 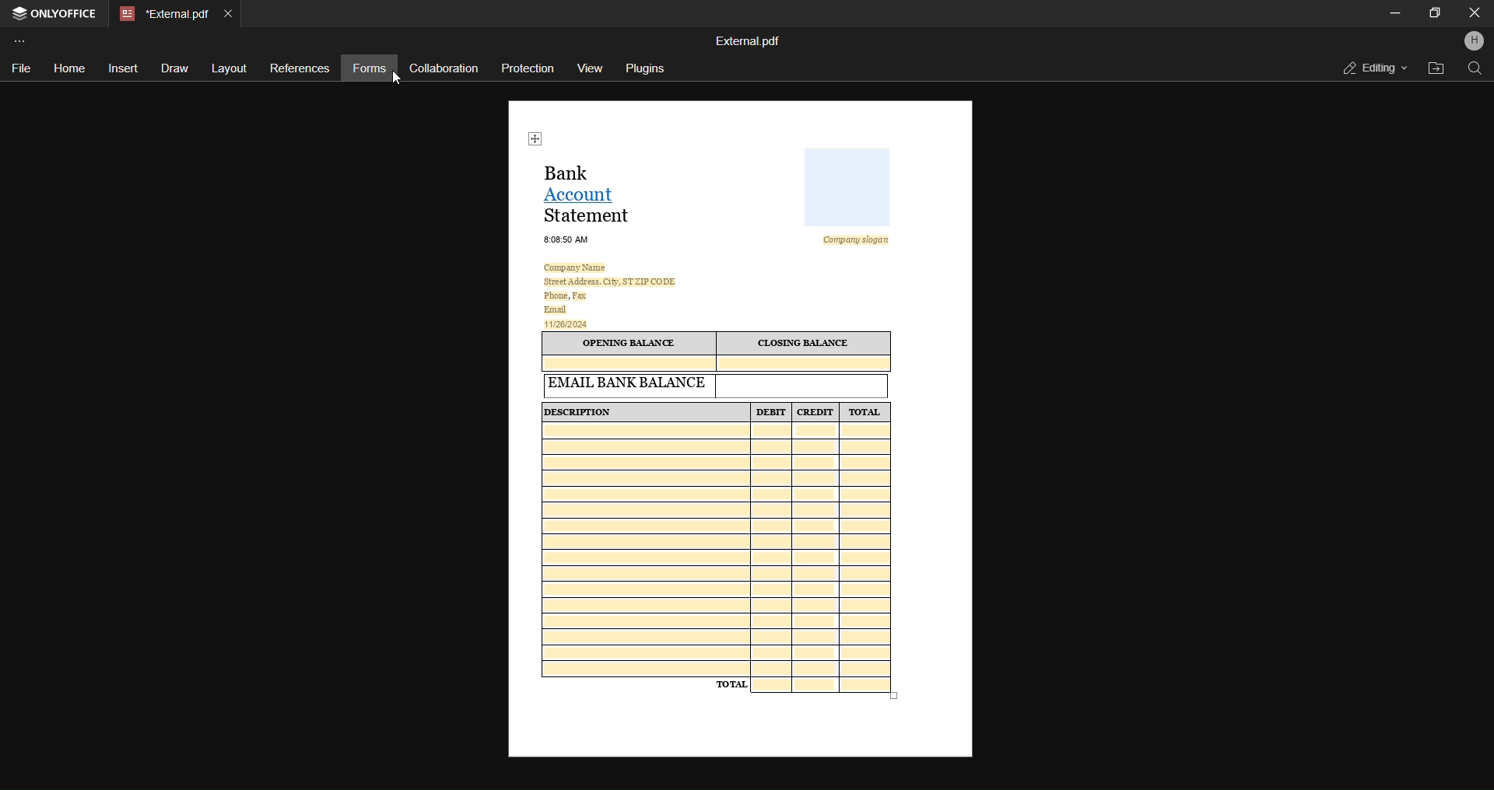 I want to click on file name, so click(x=748, y=40).